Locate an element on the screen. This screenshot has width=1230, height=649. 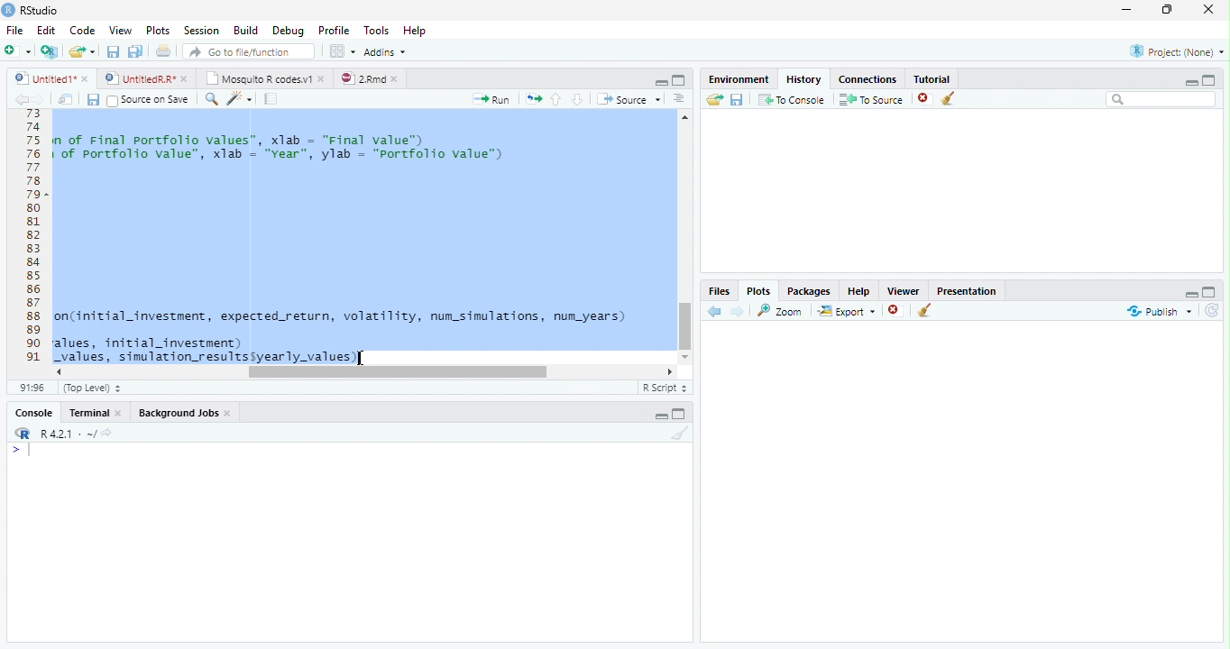
styedi® © © Untite is located at coordinates (146, 78).